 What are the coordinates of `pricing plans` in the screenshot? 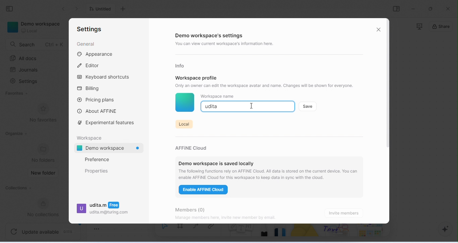 It's located at (96, 99).